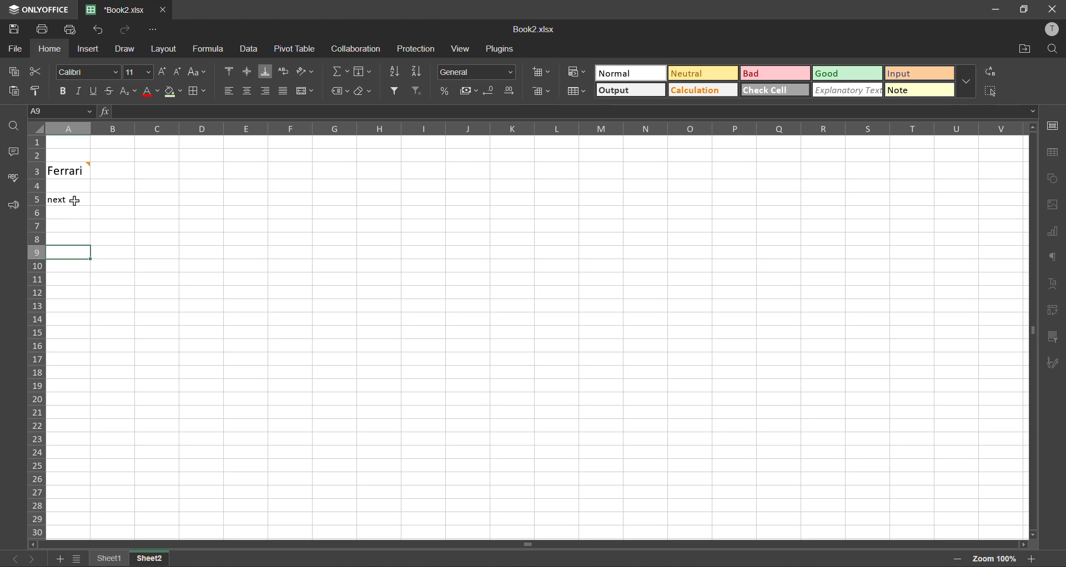 This screenshot has width=1066, height=567. I want to click on clear, so click(364, 92).